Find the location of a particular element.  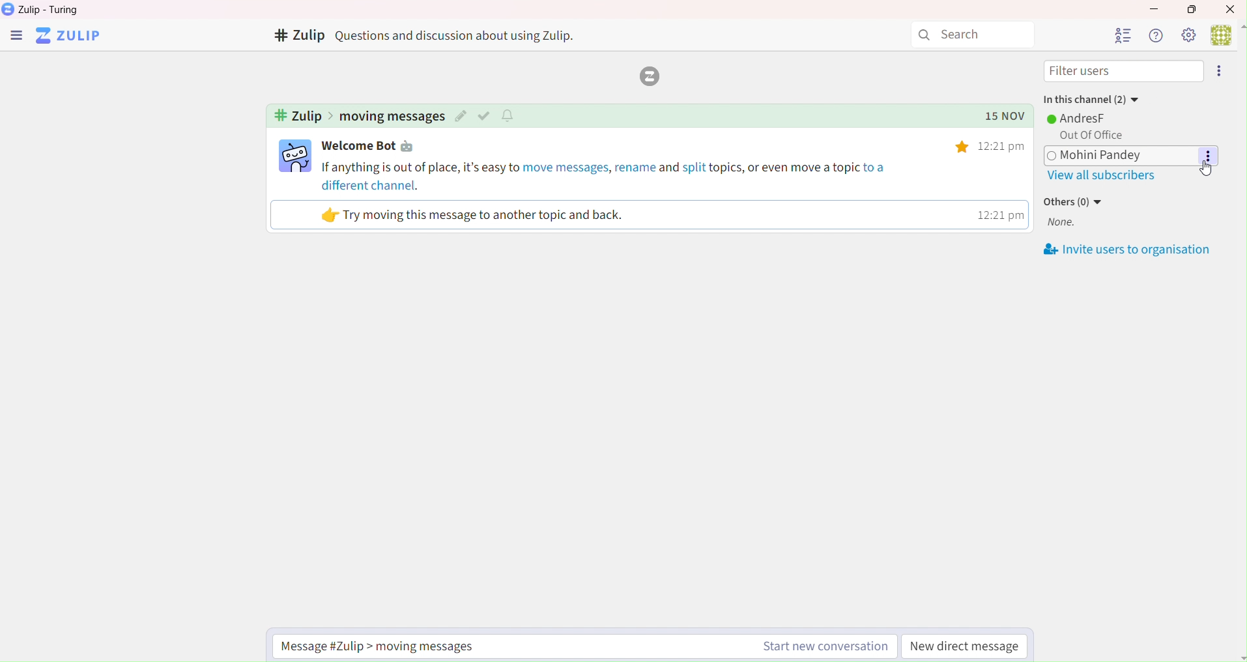

Box is located at coordinates (1196, 9).